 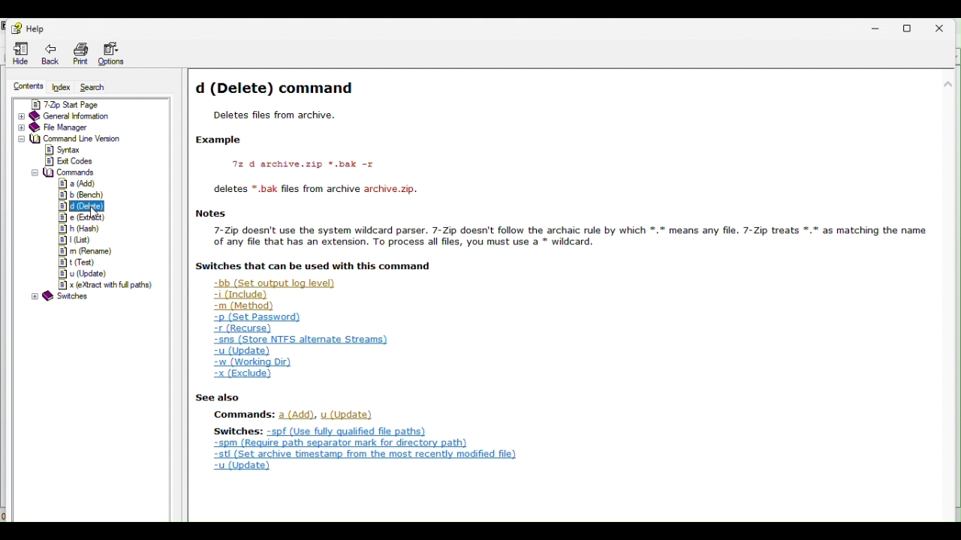 What do you see at coordinates (69, 162) in the screenshot?
I see `exit codes` at bounding box center [69, 162].